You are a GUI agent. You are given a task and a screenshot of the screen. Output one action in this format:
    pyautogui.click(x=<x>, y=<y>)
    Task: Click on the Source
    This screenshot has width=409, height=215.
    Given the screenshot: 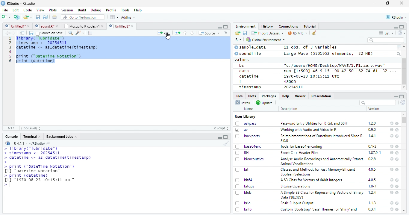 What is the action you would take?
    pyautogui.click(x=209, y=34)
    